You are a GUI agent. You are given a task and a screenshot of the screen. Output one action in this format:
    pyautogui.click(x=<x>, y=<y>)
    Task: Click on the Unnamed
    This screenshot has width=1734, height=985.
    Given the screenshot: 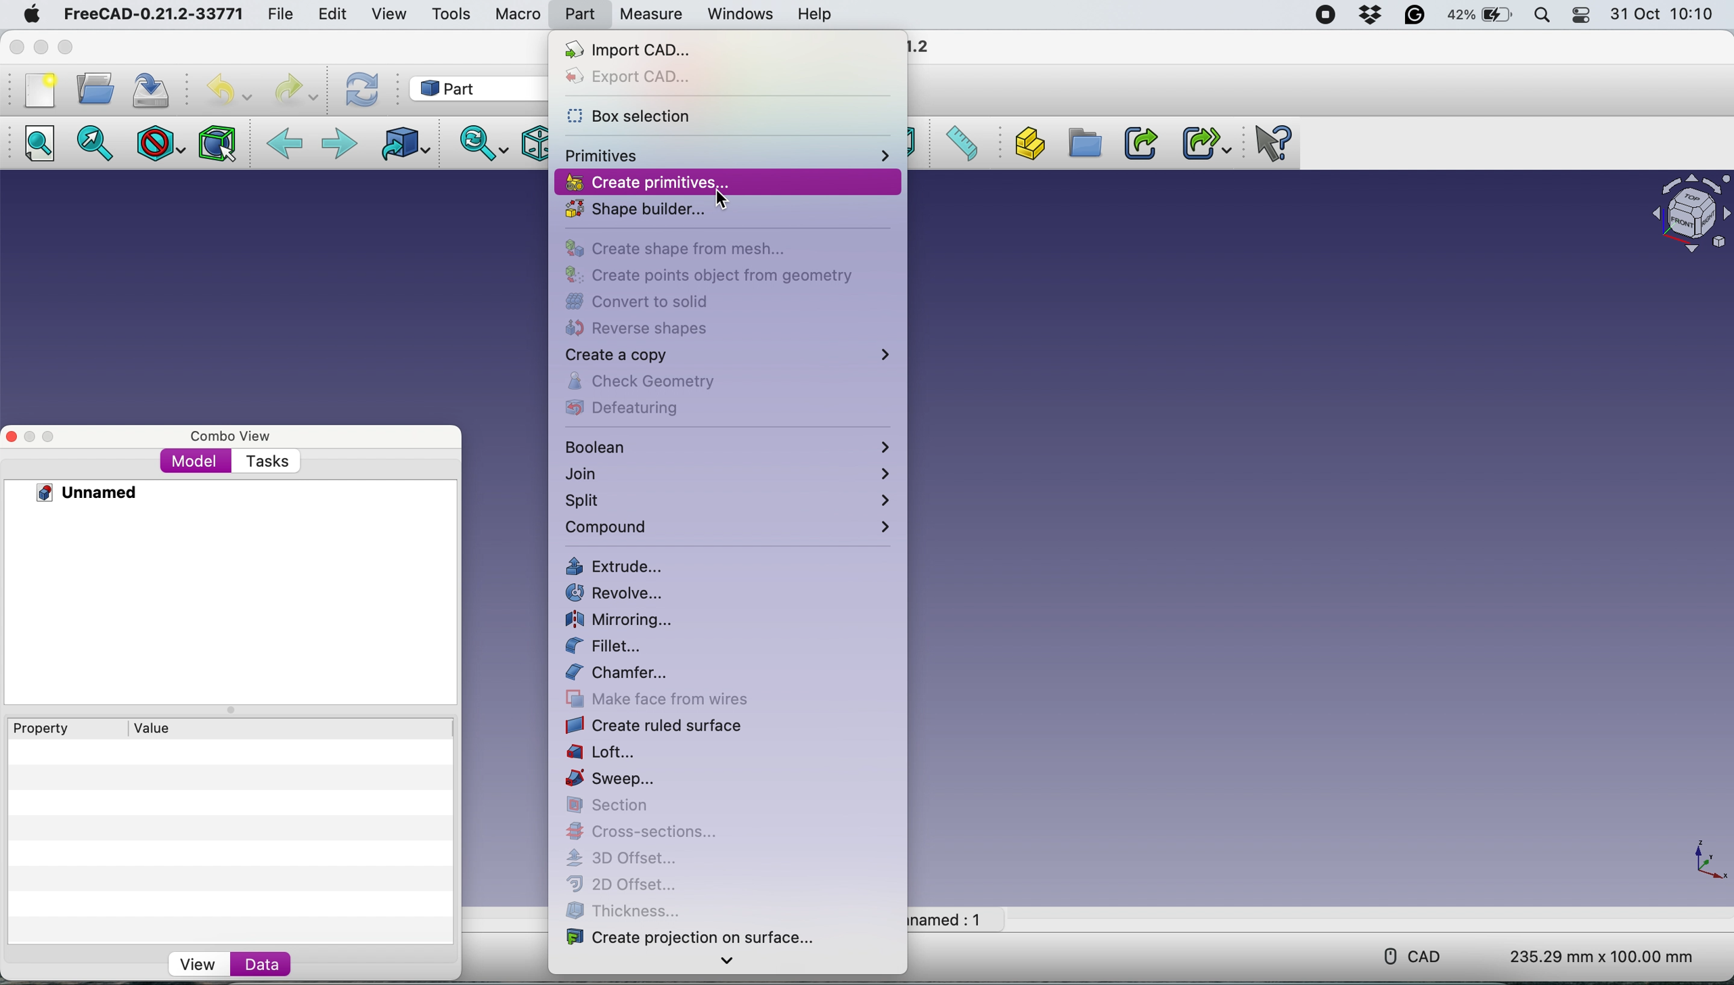 What is the action you would take?
    pyautogui.click(x=75, y=492)
    